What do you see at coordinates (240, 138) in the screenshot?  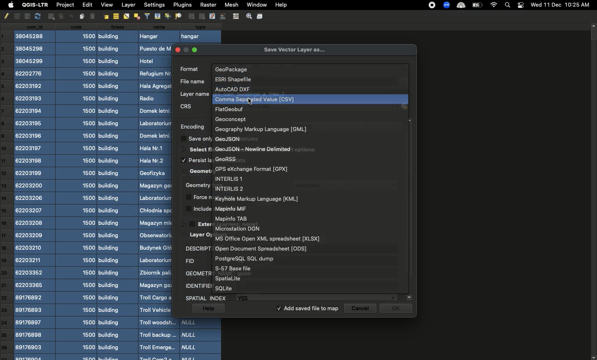 I see `Format` at bounding box center [240, 138].